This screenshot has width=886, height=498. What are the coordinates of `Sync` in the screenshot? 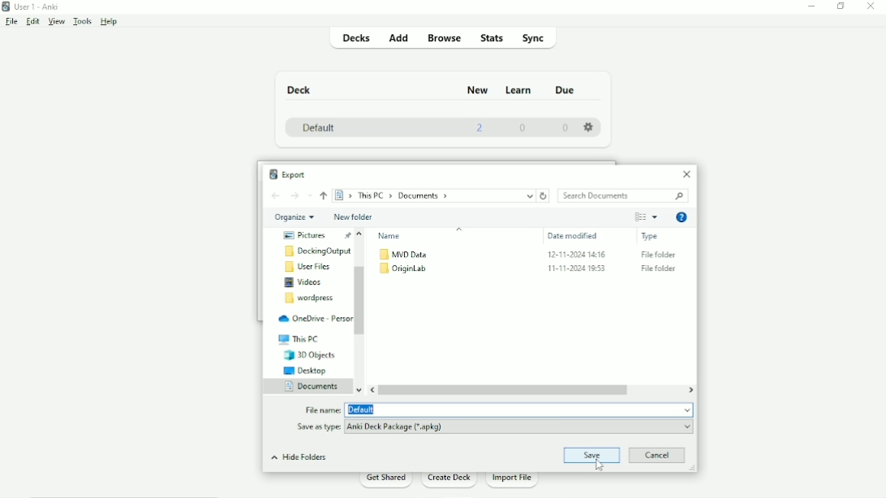 It's located at (533, 37).